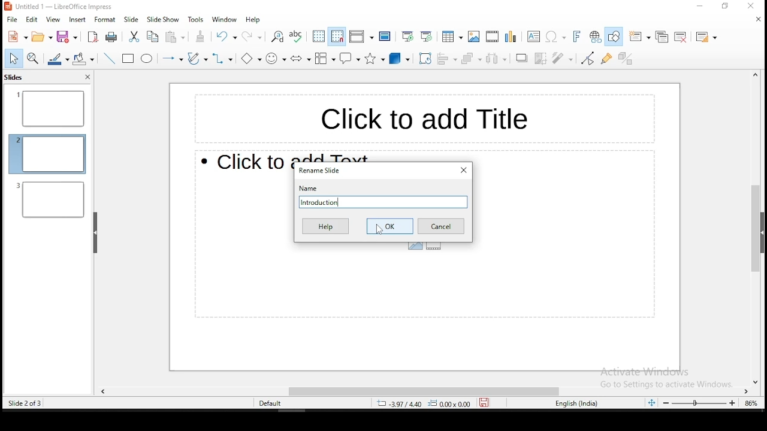 This screenshot has height=431, width=767. What do you see at coordinates (127, 59) in the screenshot?
I see `rectangle tool` at bounding box center [127, 59].